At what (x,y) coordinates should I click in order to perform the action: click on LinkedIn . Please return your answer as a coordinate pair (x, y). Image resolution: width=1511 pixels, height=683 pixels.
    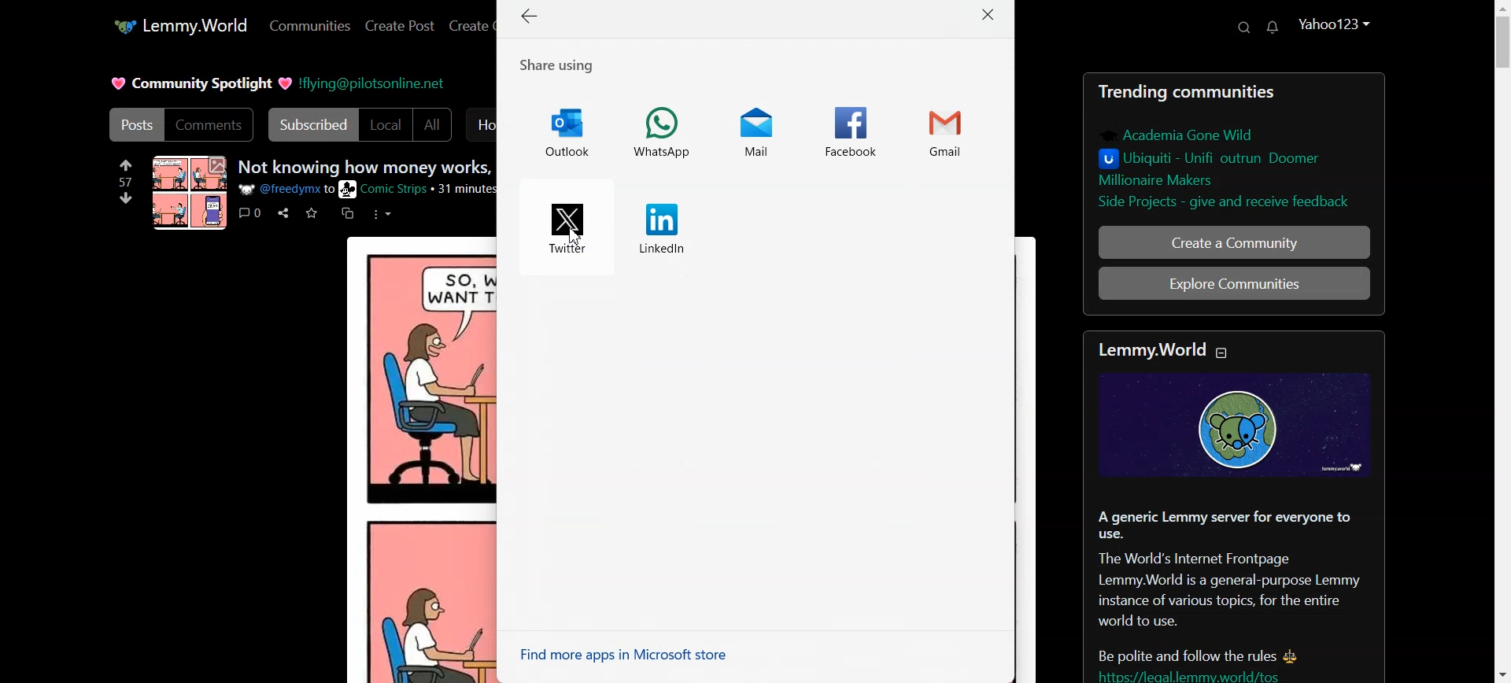
    Looking at the image, I should click on (660, 227).